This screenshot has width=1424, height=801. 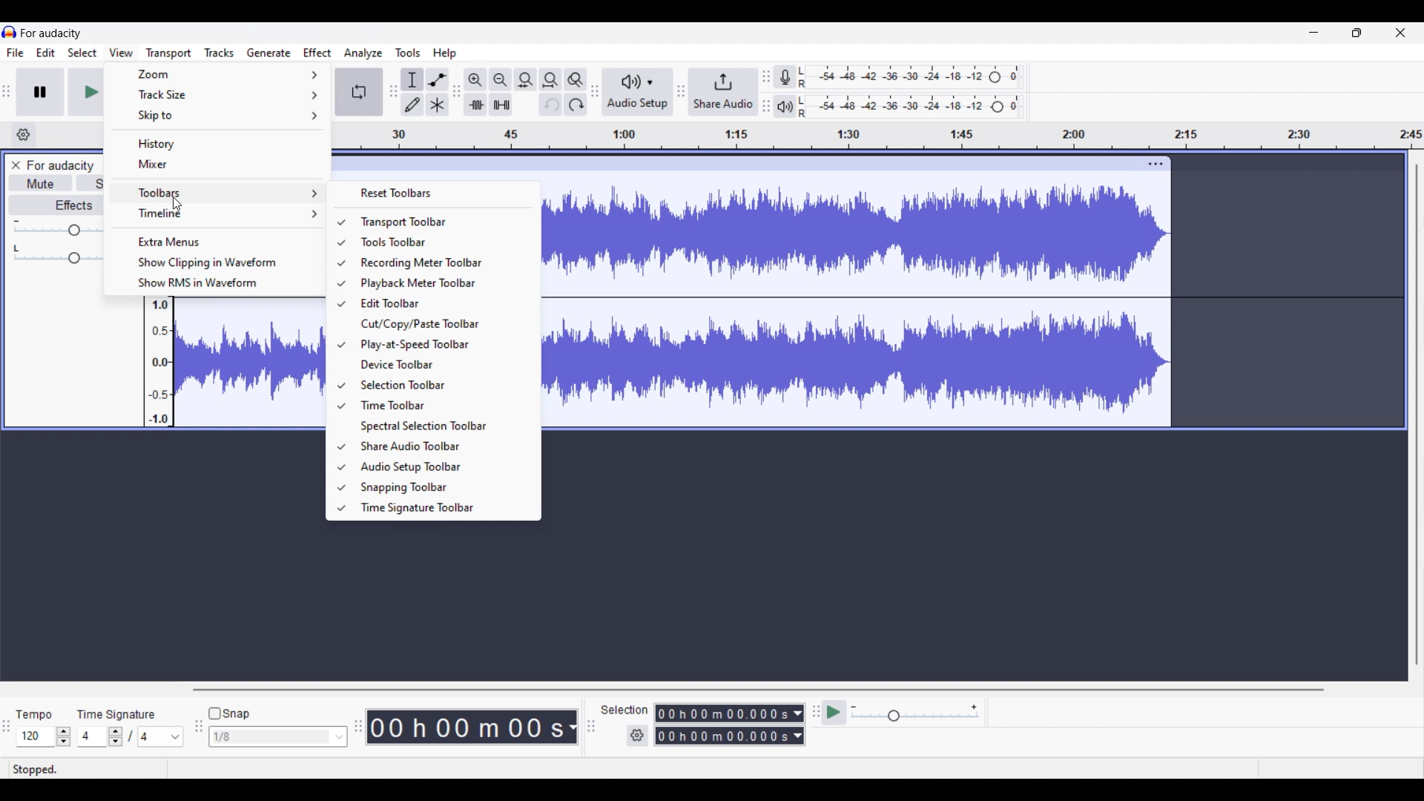 What do you see at coordinates (230, 714) in the screenshot?
I see `Snap toggle` at bounding box center [230, 714].